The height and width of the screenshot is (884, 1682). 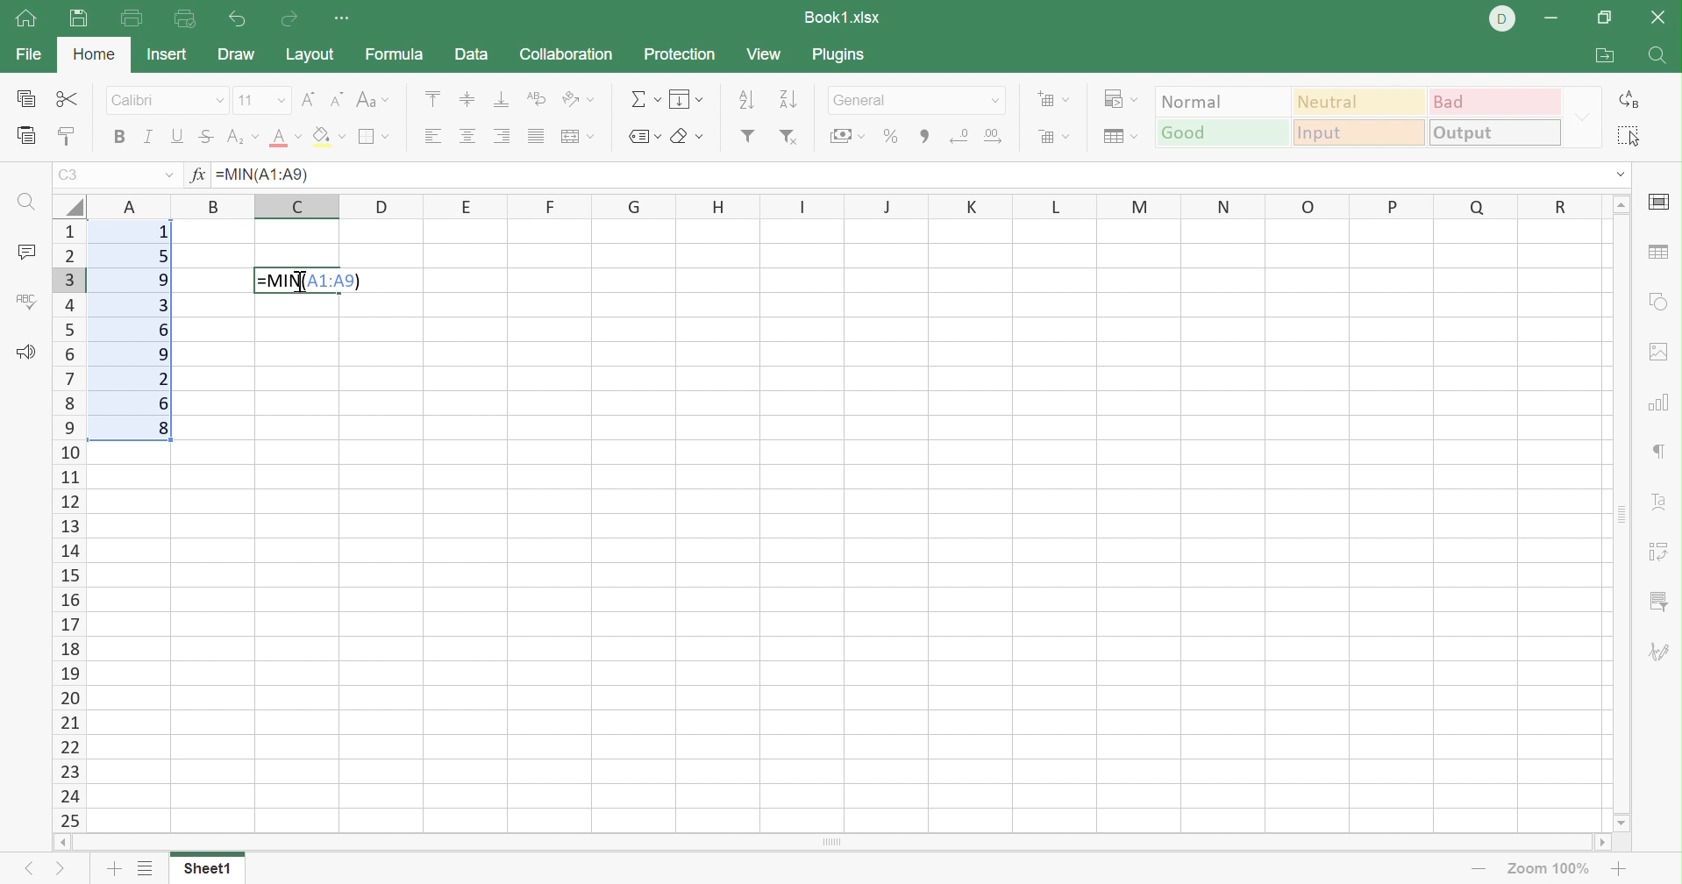 What do you see at coordinates (1493, 100) in the screenshot?
I see `Bad` at bounding box center [1493, 100].